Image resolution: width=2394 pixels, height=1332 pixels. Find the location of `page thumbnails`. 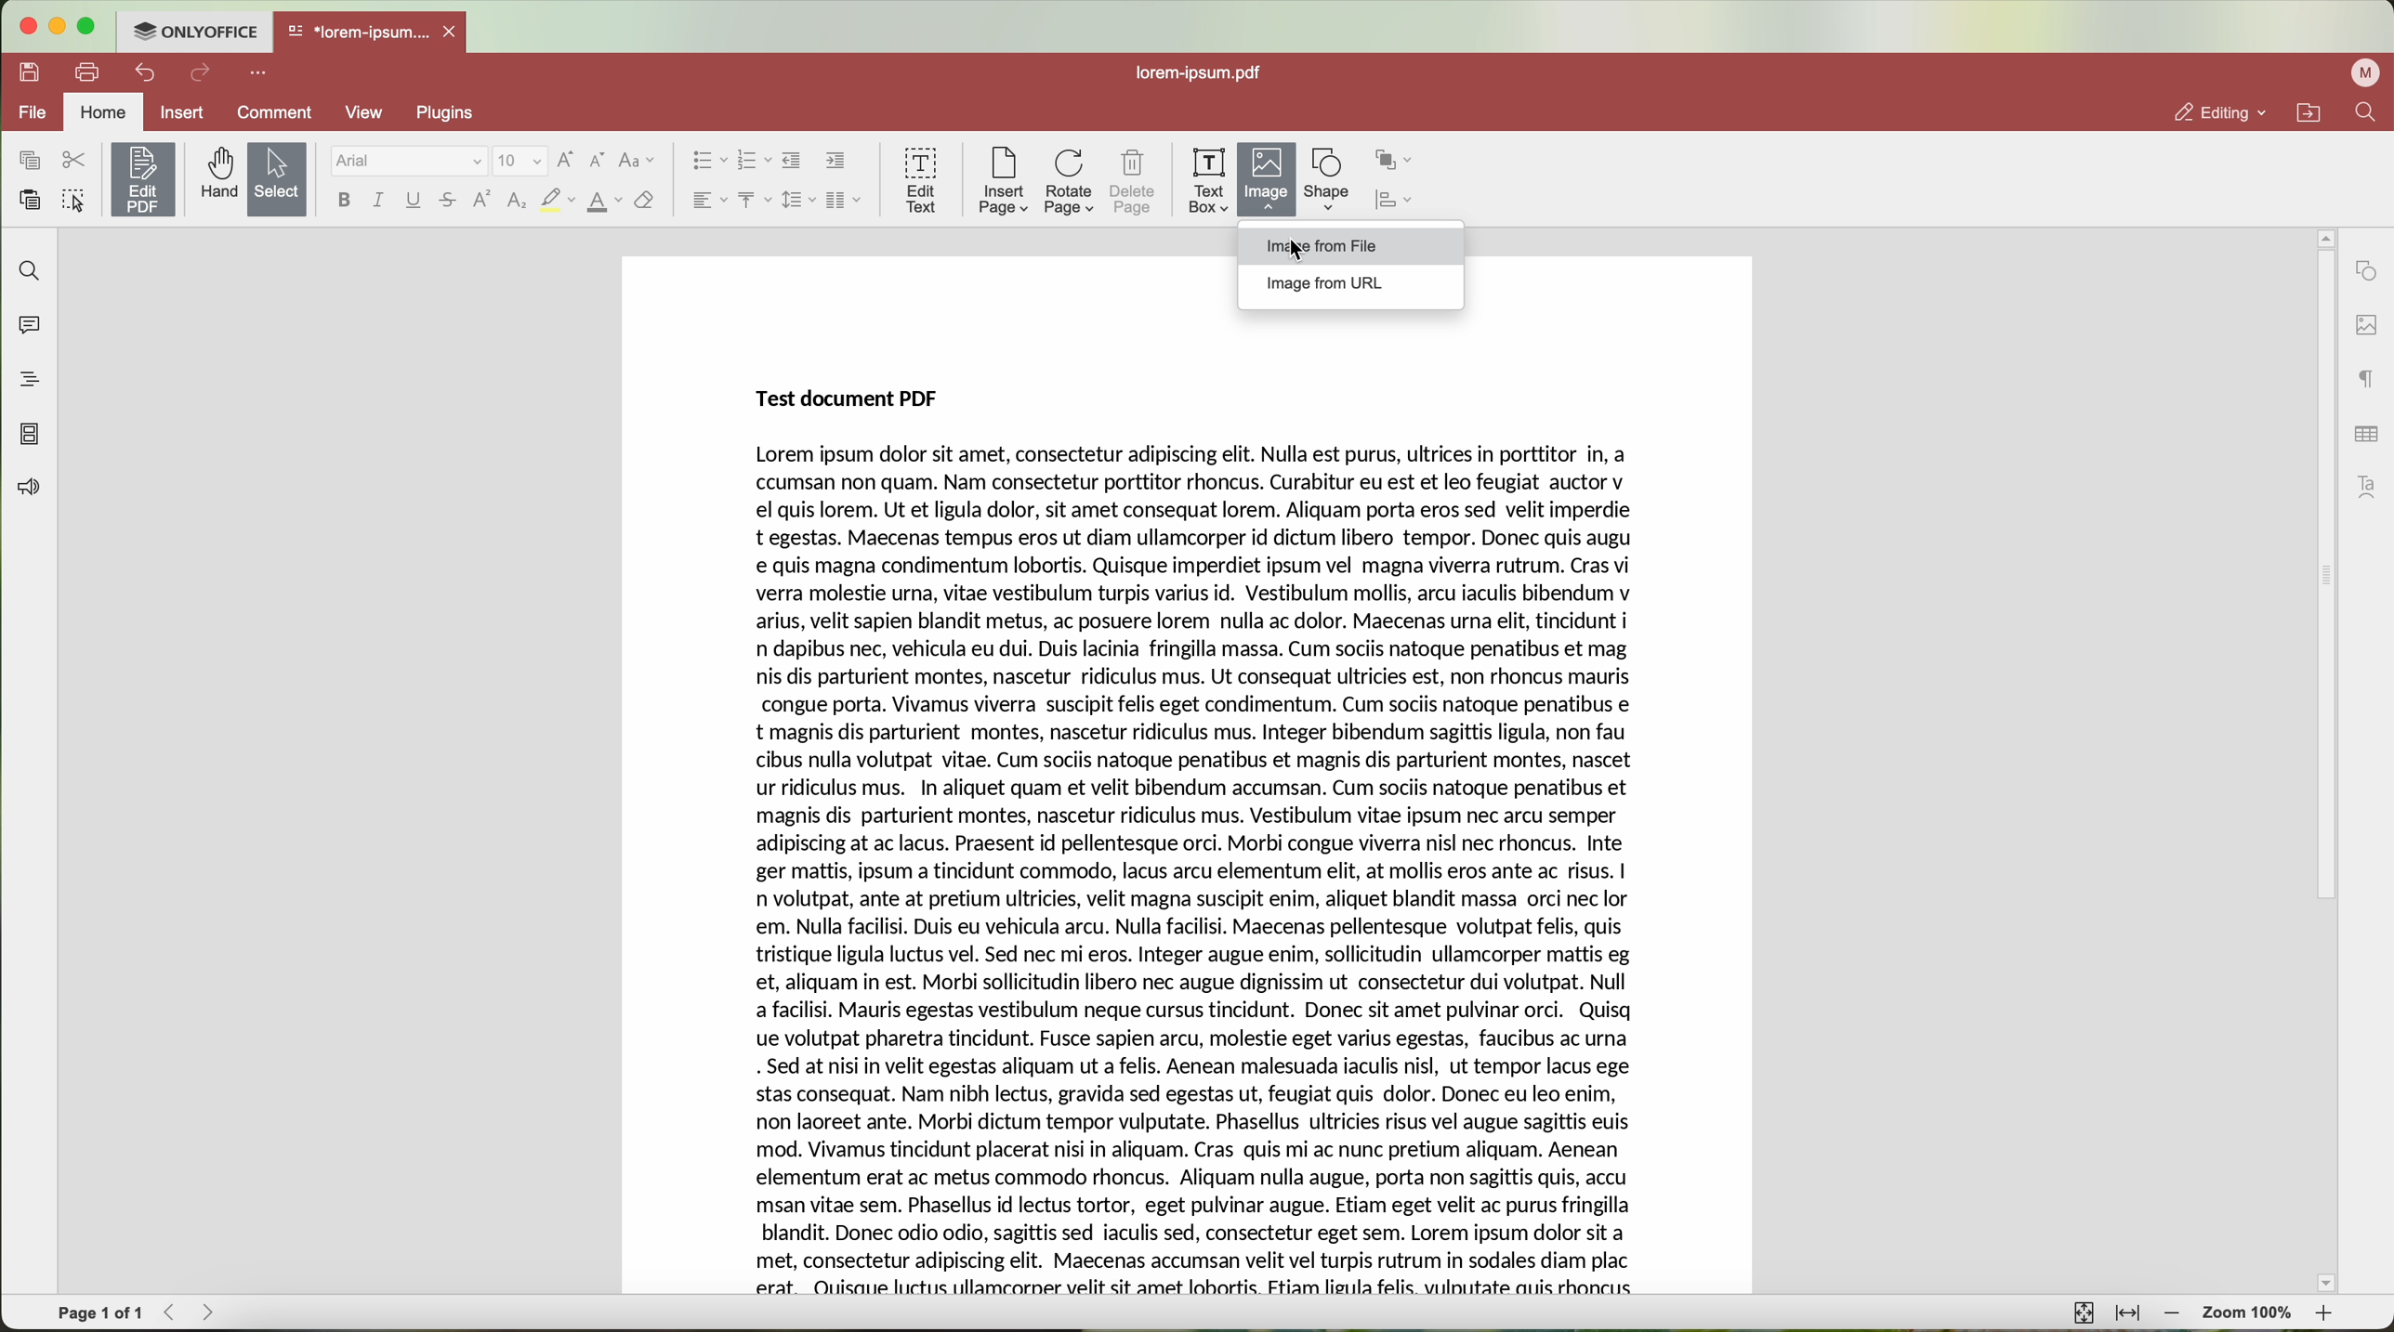

page thumbnails is located at coordinates (28, 434).